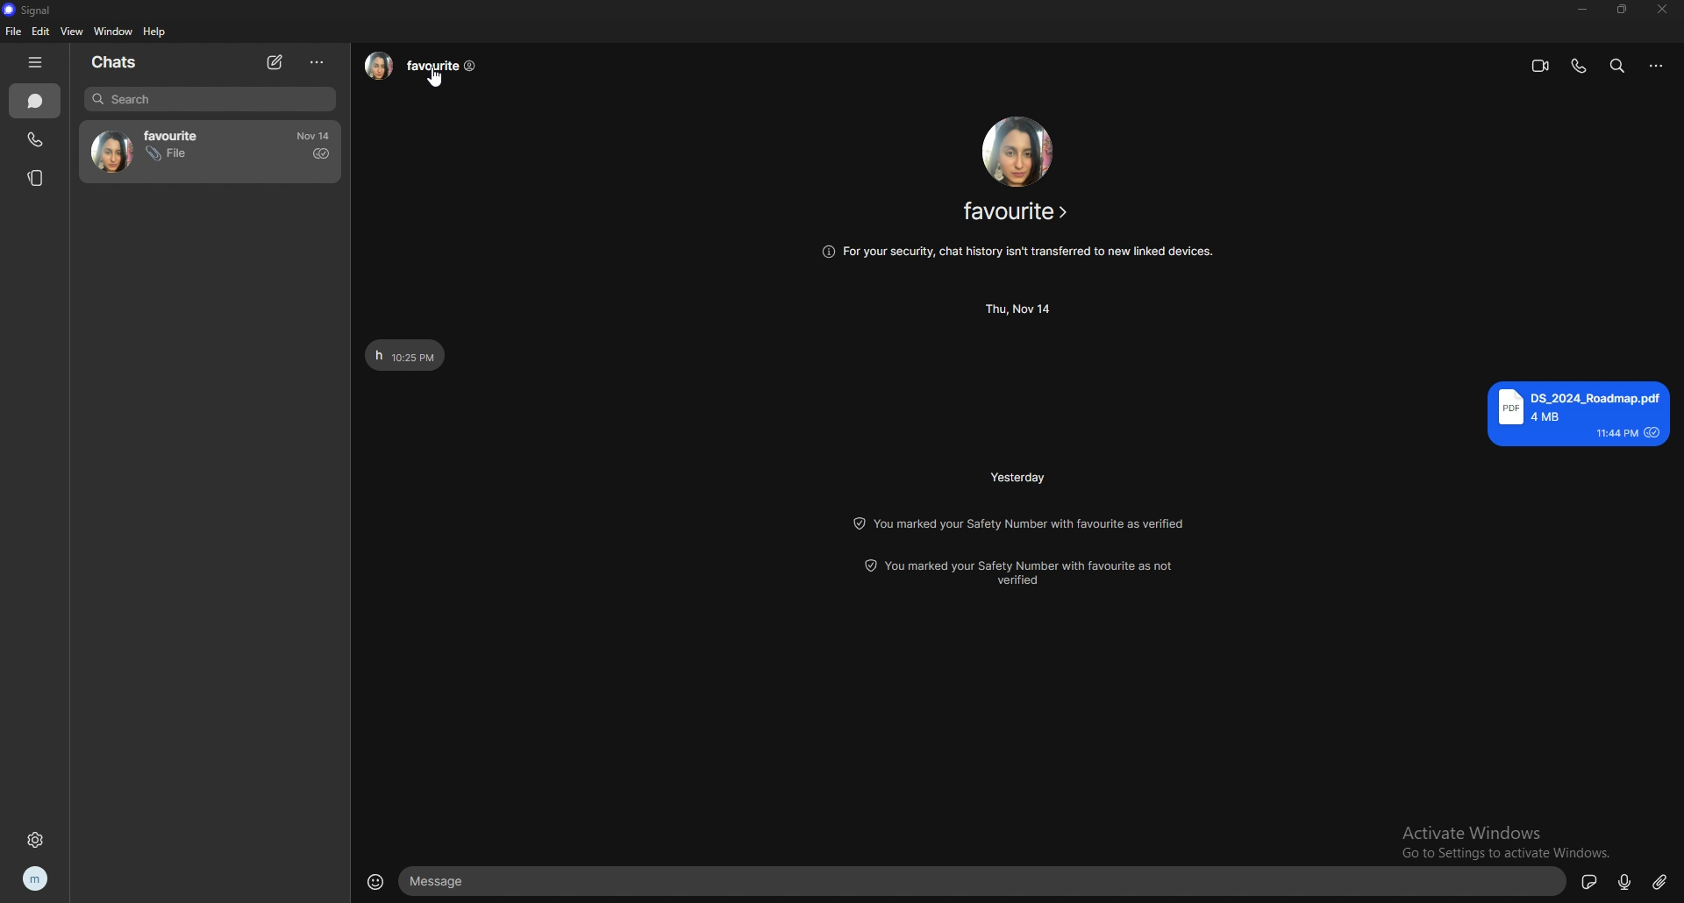 The height and width of the screenshot is (903, 1684). I want to click on window, so click(113, 32).